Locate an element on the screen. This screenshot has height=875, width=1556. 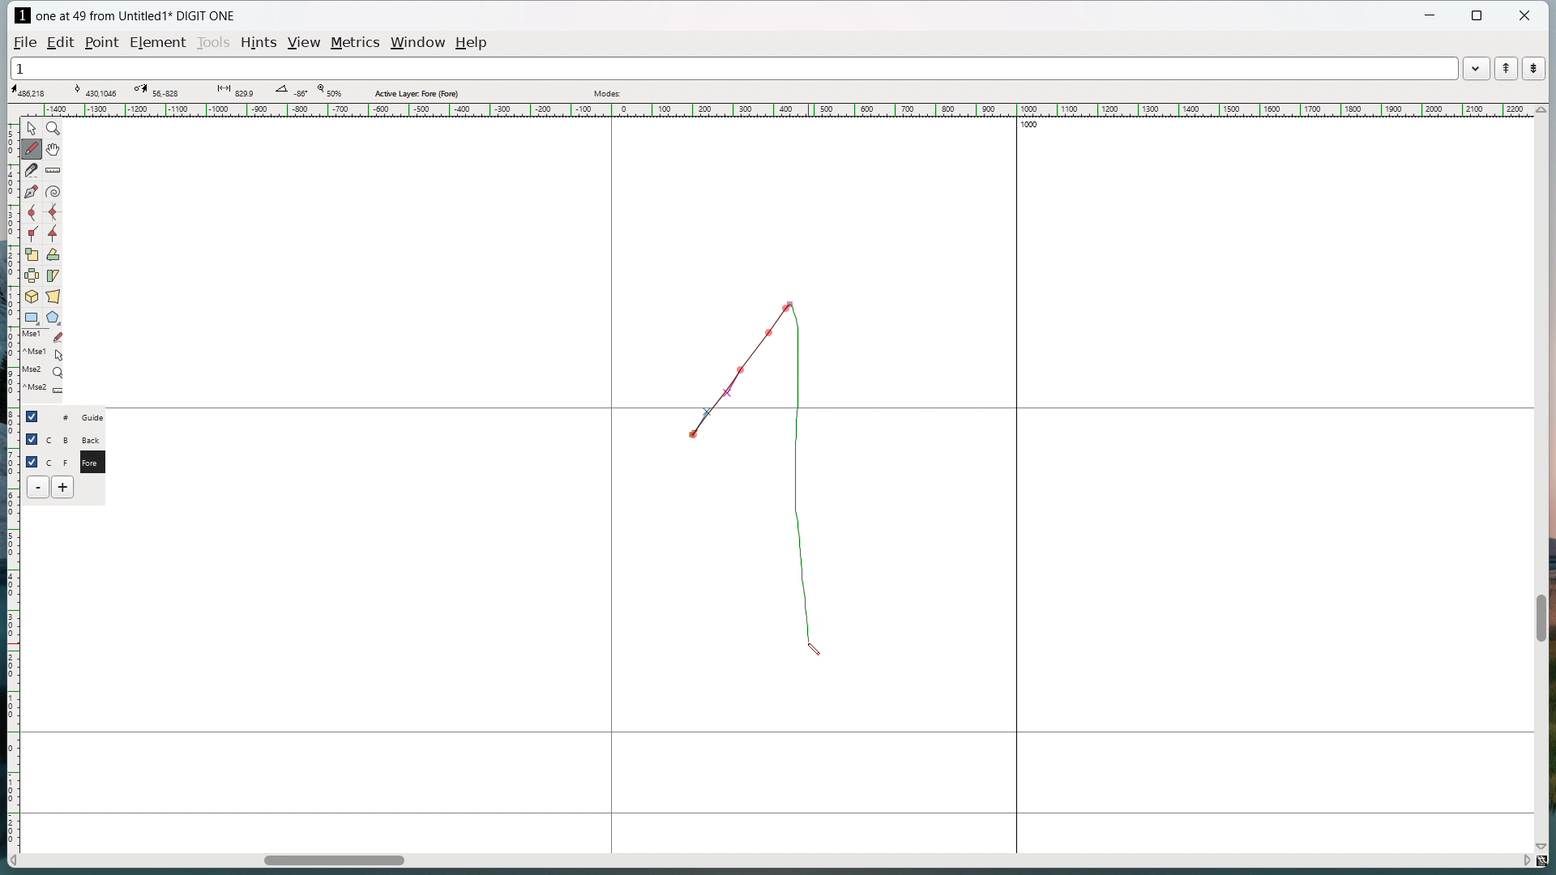
Active layer fore is located at coordinates (417, 92).